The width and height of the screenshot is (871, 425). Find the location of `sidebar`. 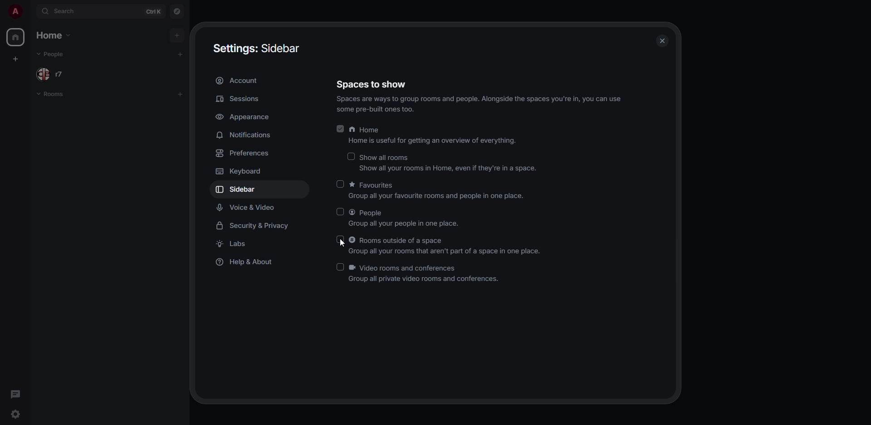

sidebar is located at coordinates (243, 189).